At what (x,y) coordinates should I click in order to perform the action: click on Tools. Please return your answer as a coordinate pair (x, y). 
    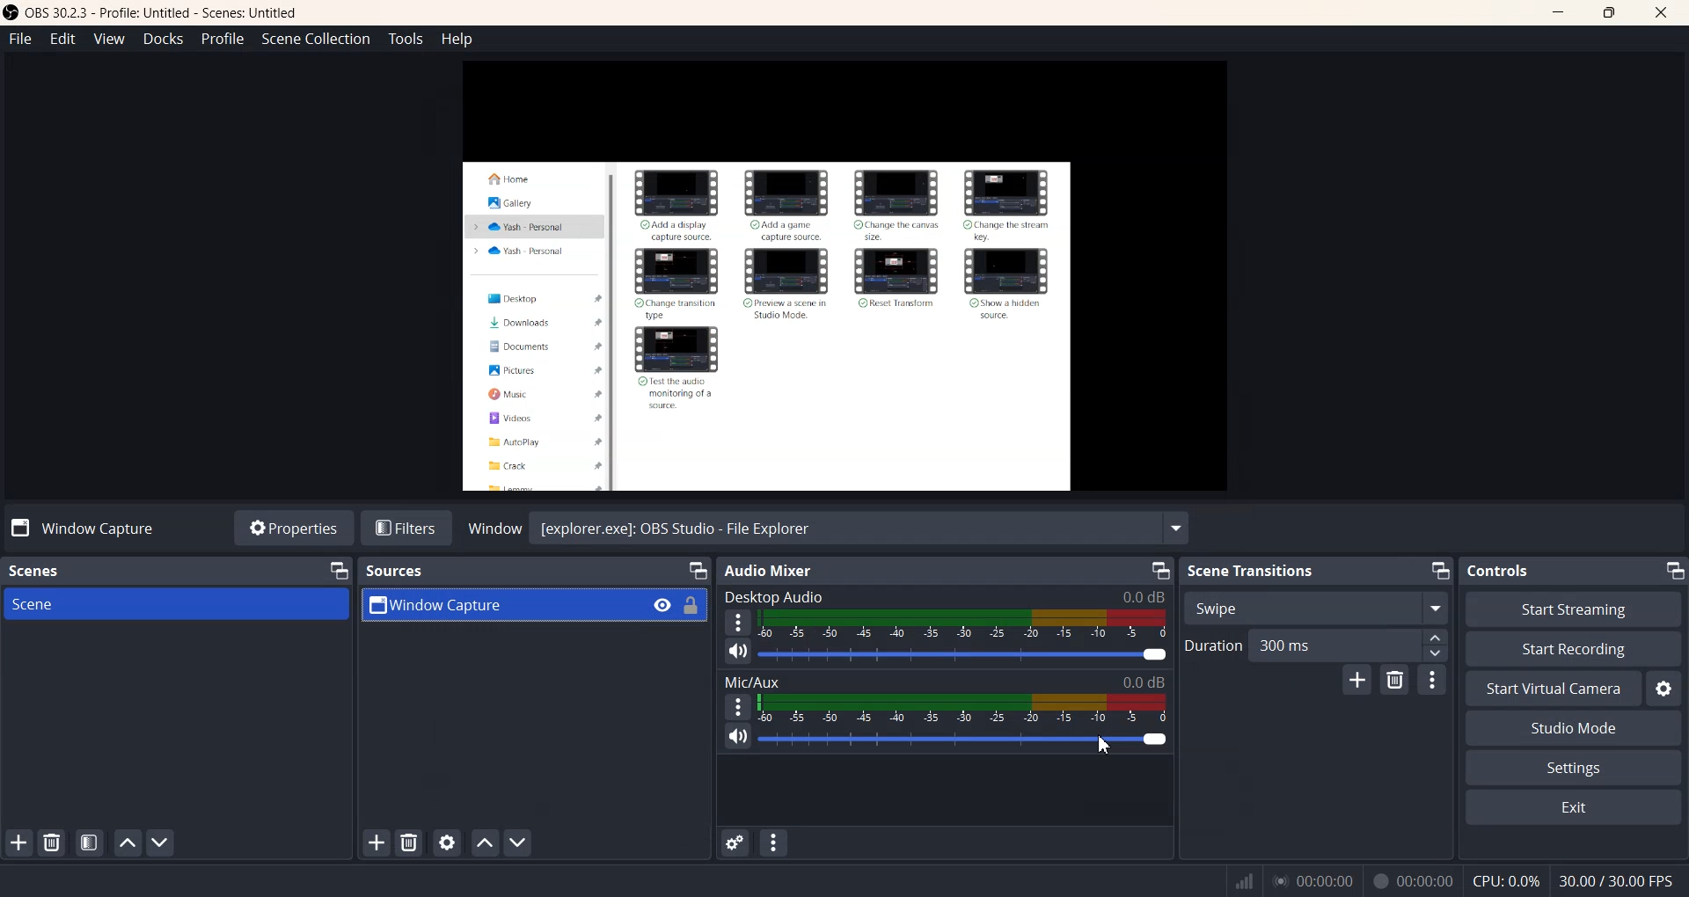
    Looking at the image, I should click on (406, 40).